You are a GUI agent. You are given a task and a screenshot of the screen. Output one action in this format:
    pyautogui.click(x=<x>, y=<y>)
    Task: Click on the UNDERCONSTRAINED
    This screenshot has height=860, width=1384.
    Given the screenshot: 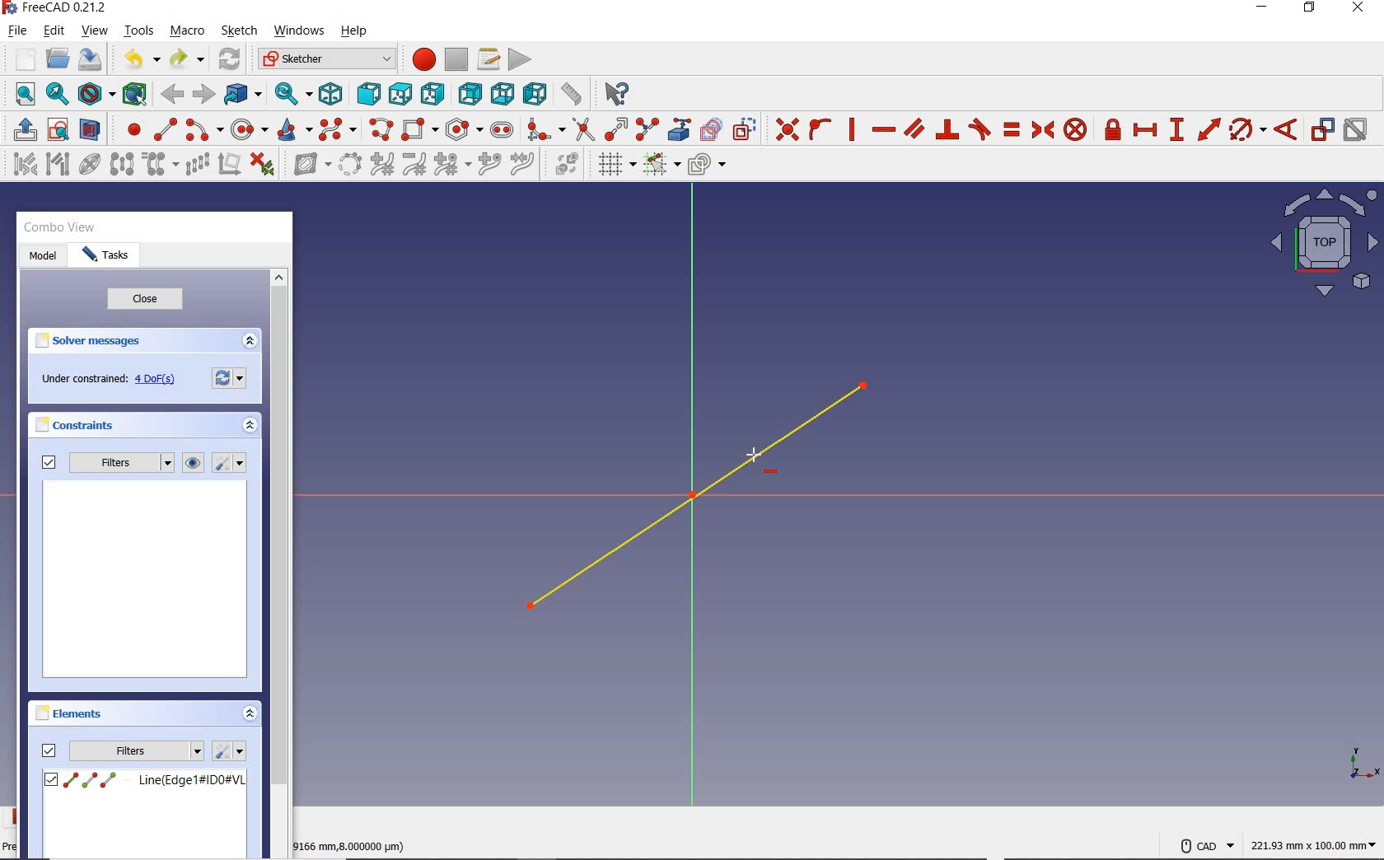 What is the action you would take?
    pyautogui.click(x=106, y=381)
    